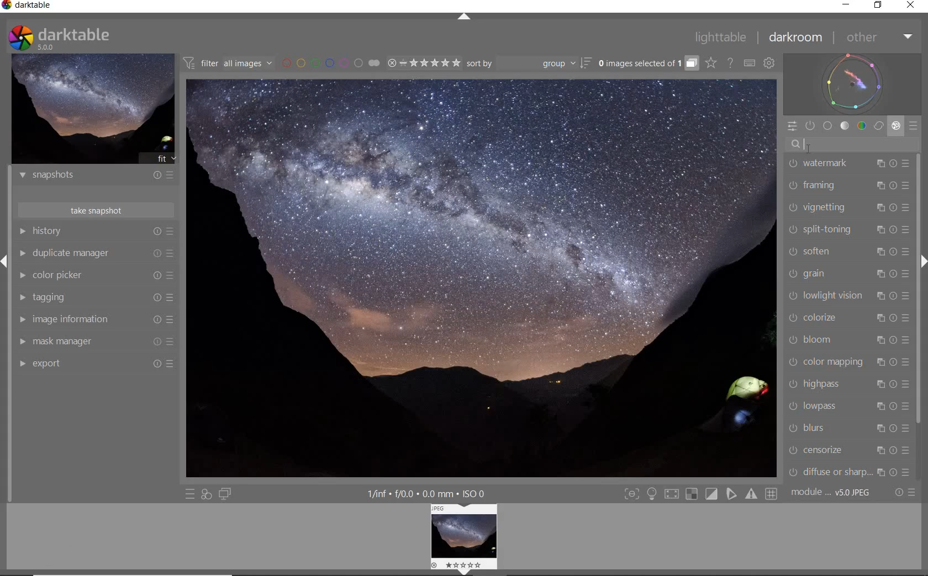 This screenshot has width=928, height=576. What do you see at coordinates (893, 273) in the screenshot?
I see `reset parameters` at bounding box center [893, 273].